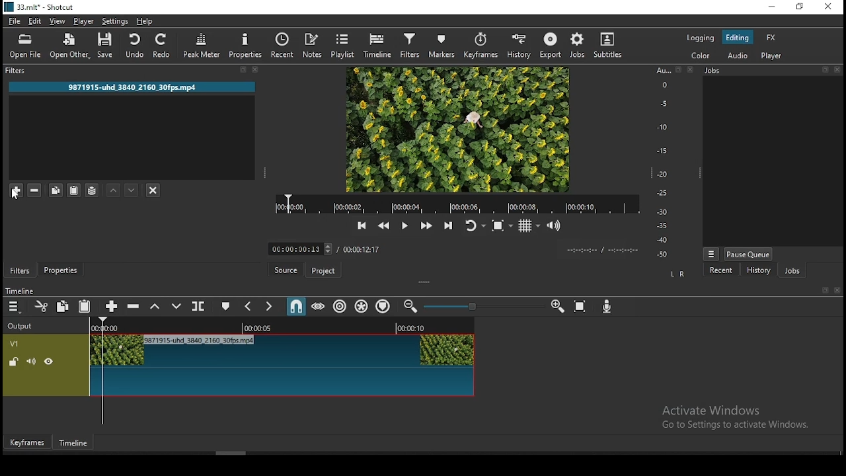 This screenshot has width=846, height=476. Describe the element at coordinates (84, 307) in the screenshot. I see `paste` at that location.